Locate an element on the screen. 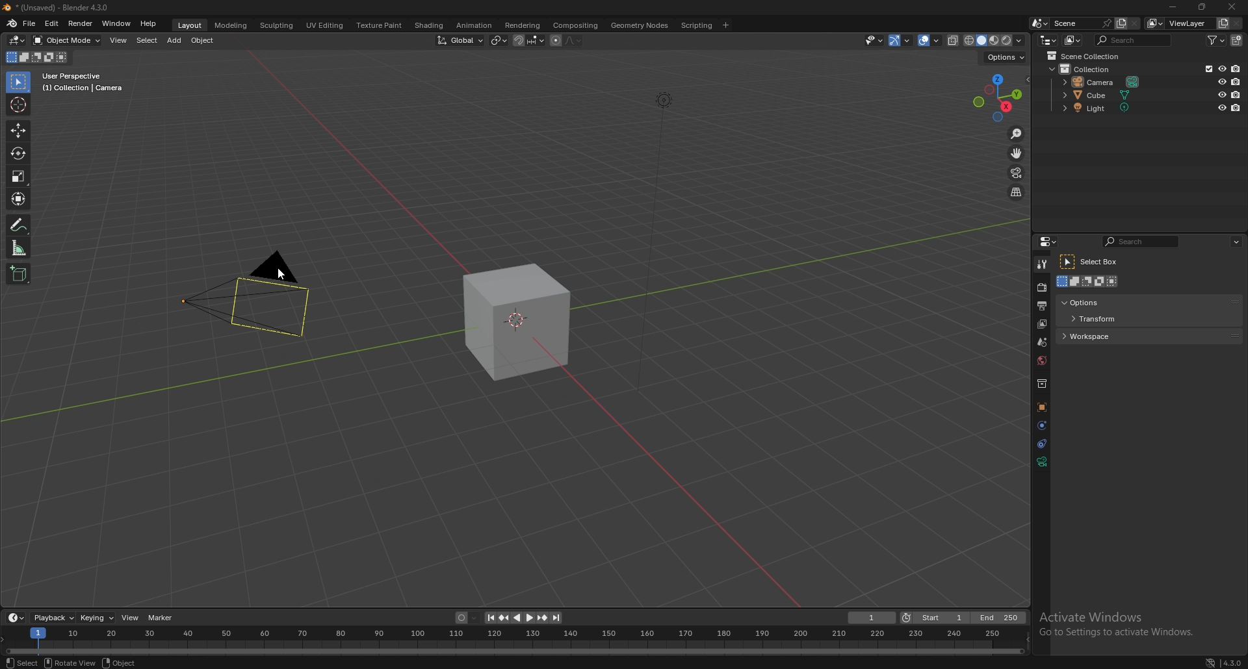 This screenshot has width=1248, height=669. playback is located at coordinates (53, 618).